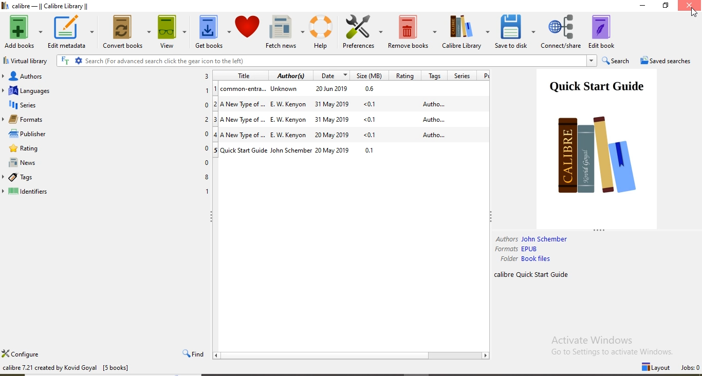 The image size is (702, 376). I want to click on John Schember, so click(290, 150).